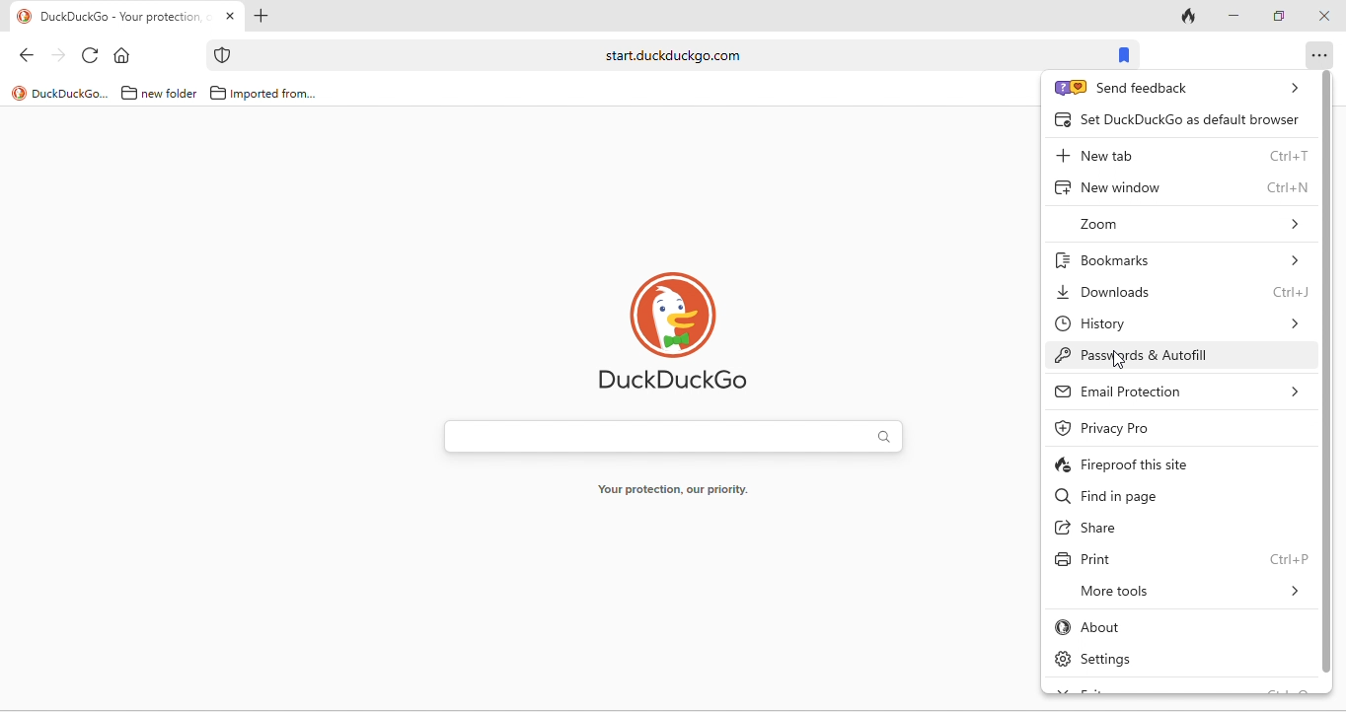 The height and width of the screenshot is (712, 1346). What do you see at coordinates (1293, 293) in the screenshot?
I see `Ctrl + J` at bounding box center [1293, 293].